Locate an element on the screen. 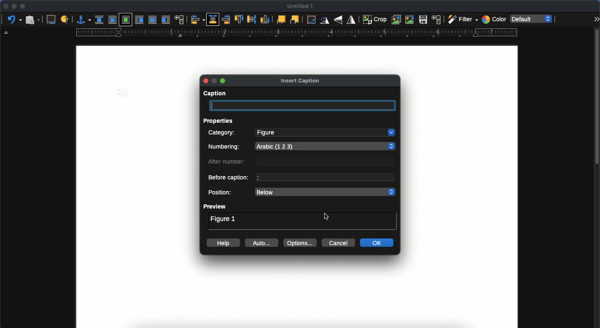 The height and width of the screenshot is (328, 600). replace is located at coordinates (397, 20).